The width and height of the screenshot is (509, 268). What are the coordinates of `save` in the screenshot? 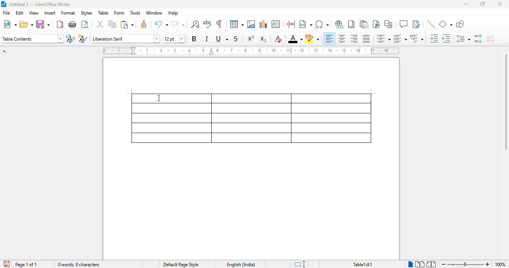 It's located at (42, 24).